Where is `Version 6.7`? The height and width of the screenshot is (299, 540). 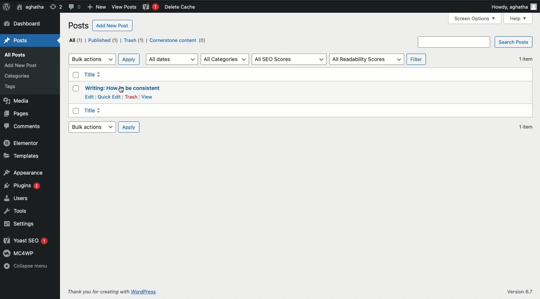
Version 6.7 is located at coordinates (520, 292).